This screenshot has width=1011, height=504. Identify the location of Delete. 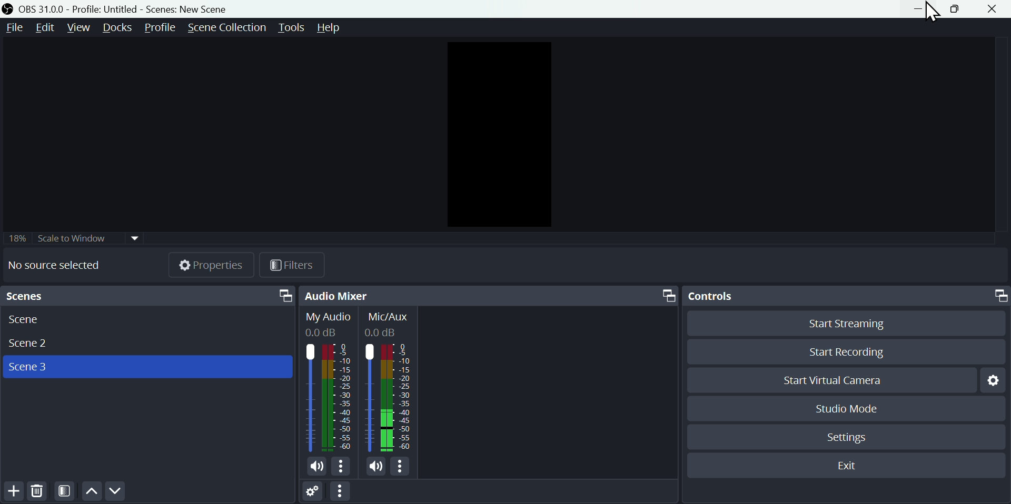
(38, 493).